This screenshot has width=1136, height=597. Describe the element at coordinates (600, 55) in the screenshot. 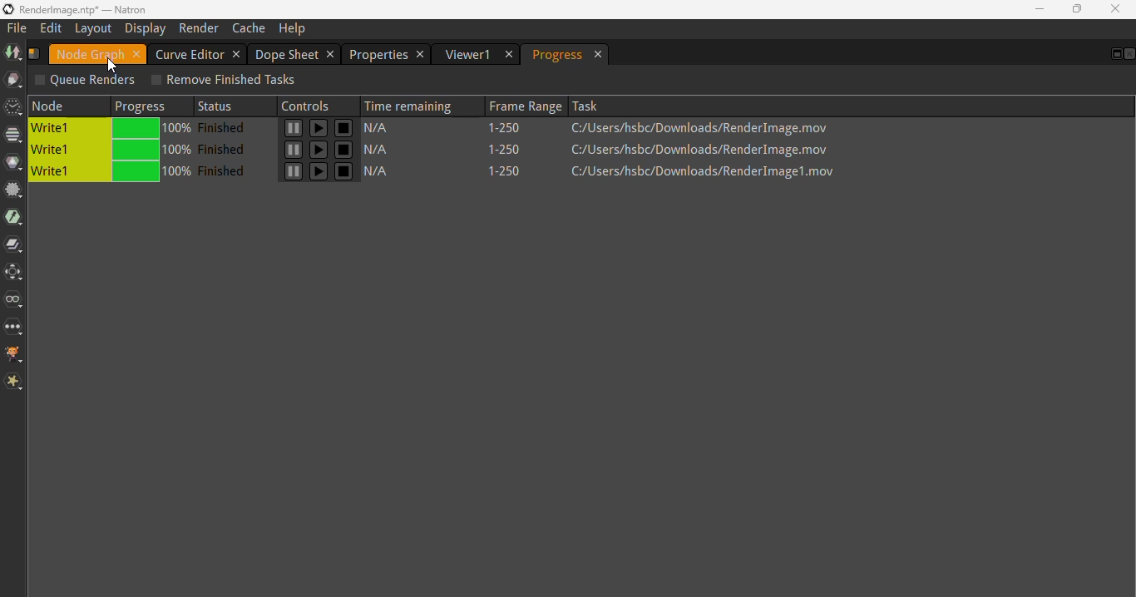

I see `close tab` at that location.